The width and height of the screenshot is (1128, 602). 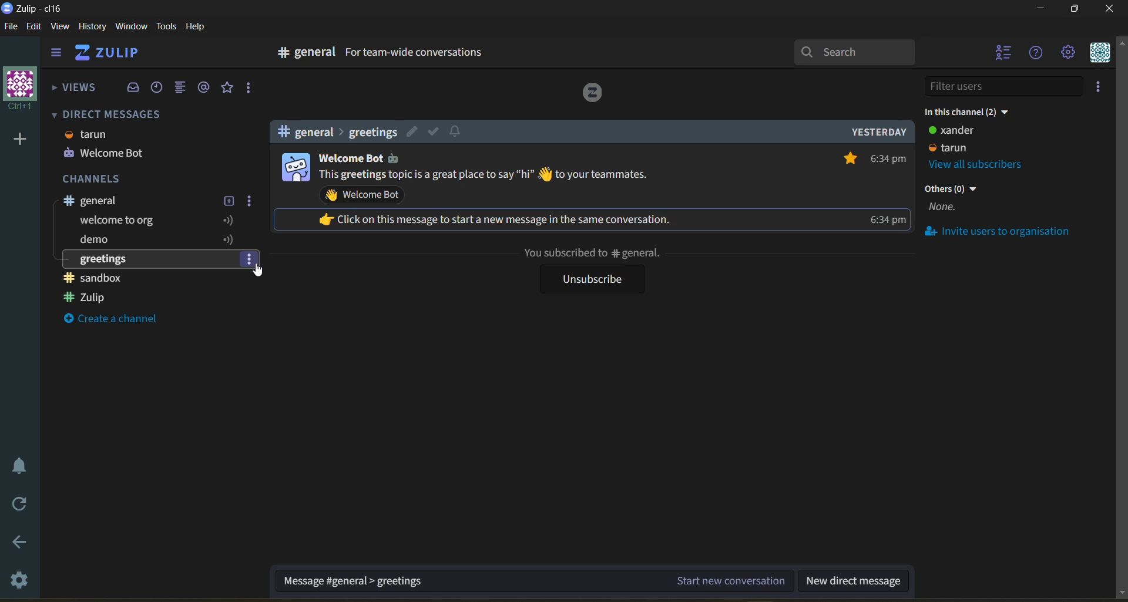 I want to click on app name and organisation name, so click(x=36, y=11).